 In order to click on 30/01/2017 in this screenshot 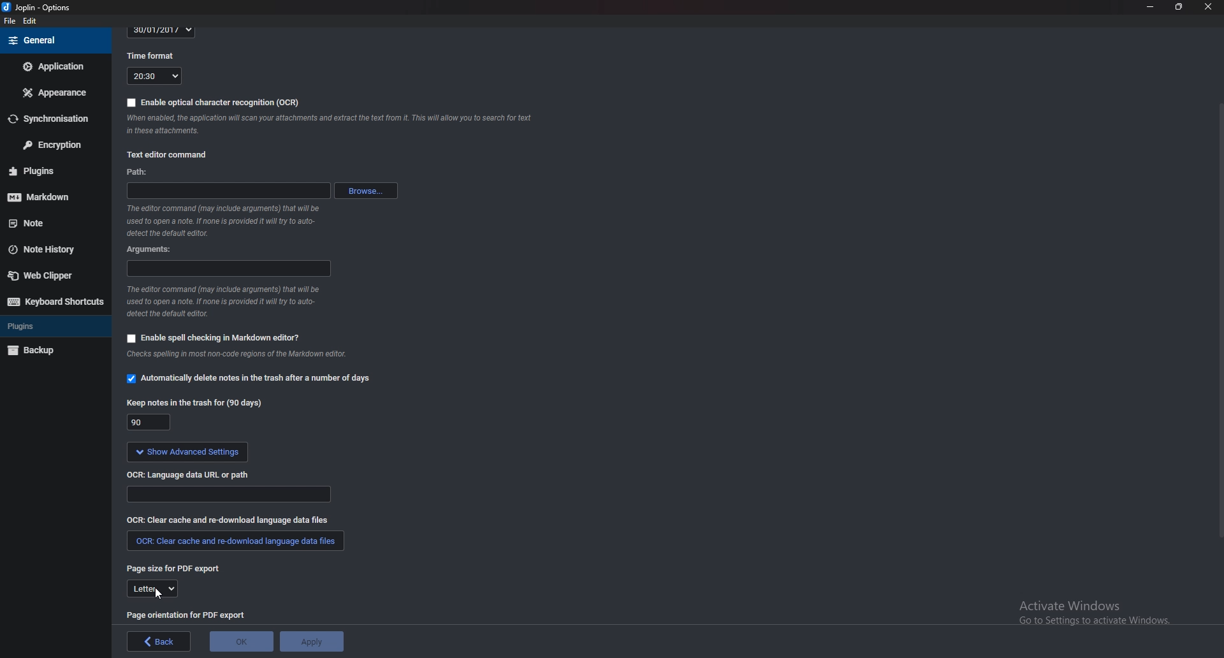, I will do `click(162, 31)`.